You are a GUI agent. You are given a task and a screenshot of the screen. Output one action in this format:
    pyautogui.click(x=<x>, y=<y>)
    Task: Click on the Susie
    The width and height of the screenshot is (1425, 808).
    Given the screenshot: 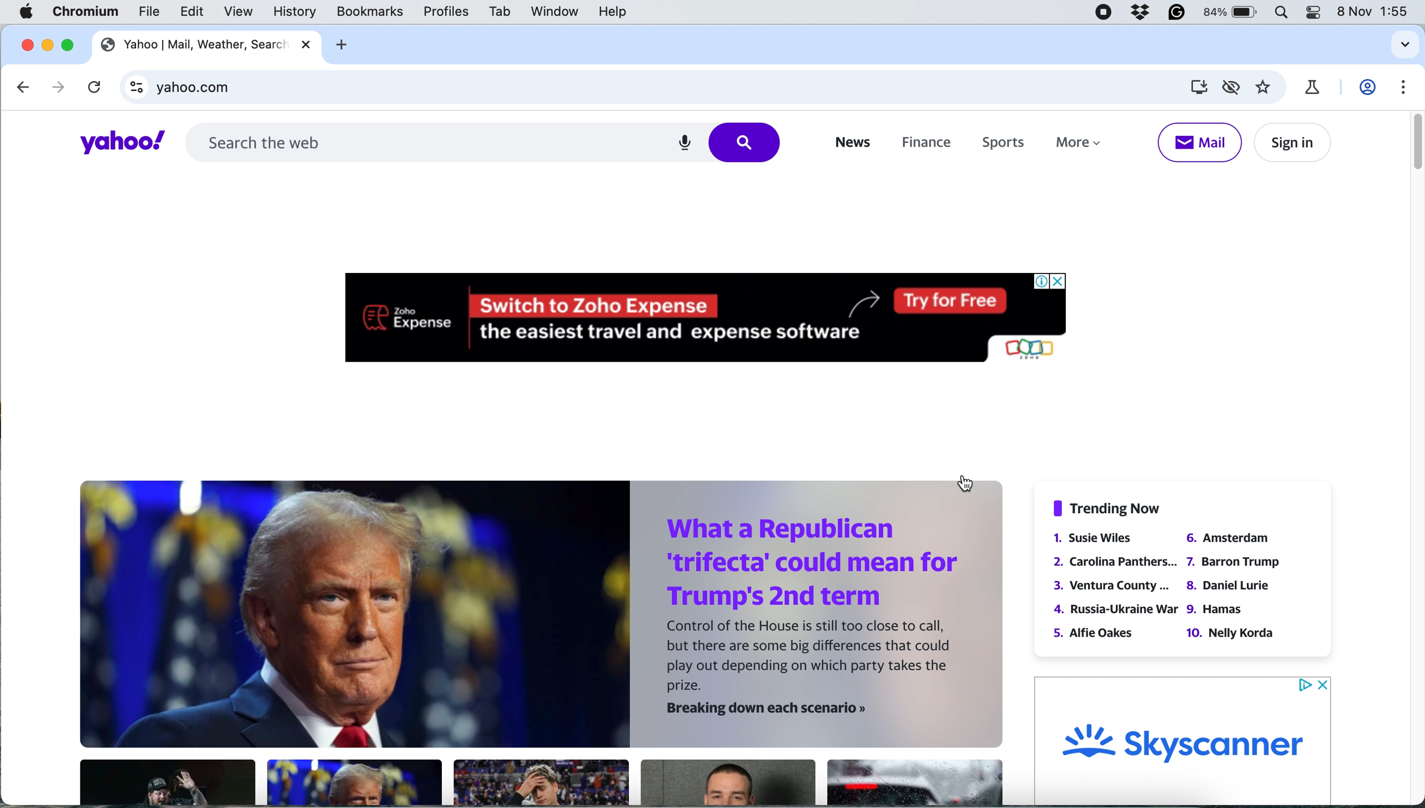 What is the action you would take?
    pyautogui.click(x=1101, y=538)
    